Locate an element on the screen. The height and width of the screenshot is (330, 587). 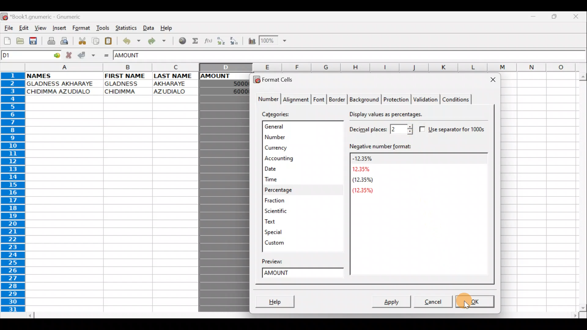
Copy selection is located at coordinates (94, 41).